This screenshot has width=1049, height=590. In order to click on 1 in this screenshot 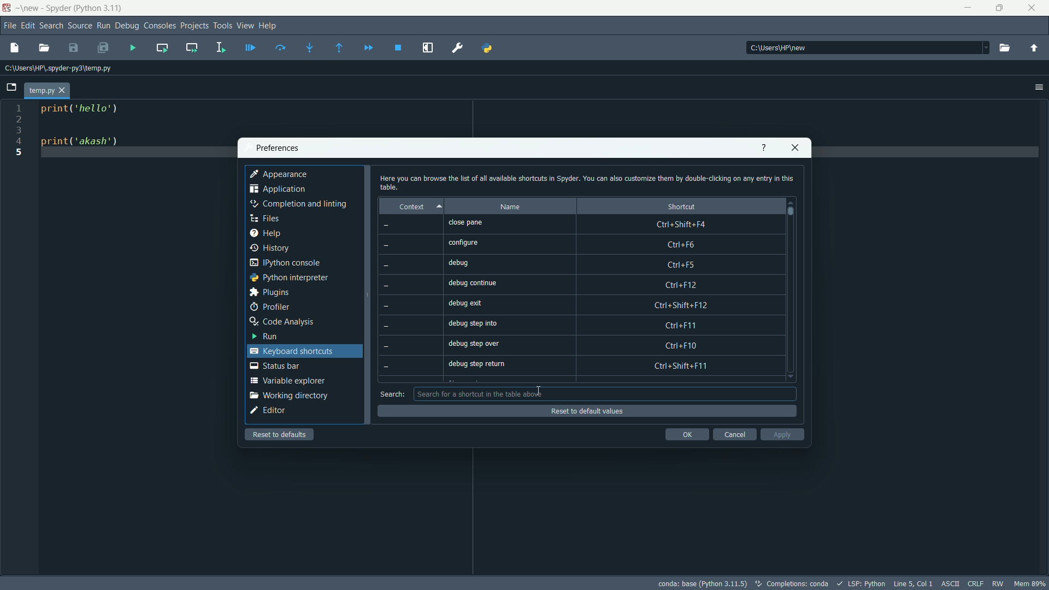, I will do `click(21, 107)`.